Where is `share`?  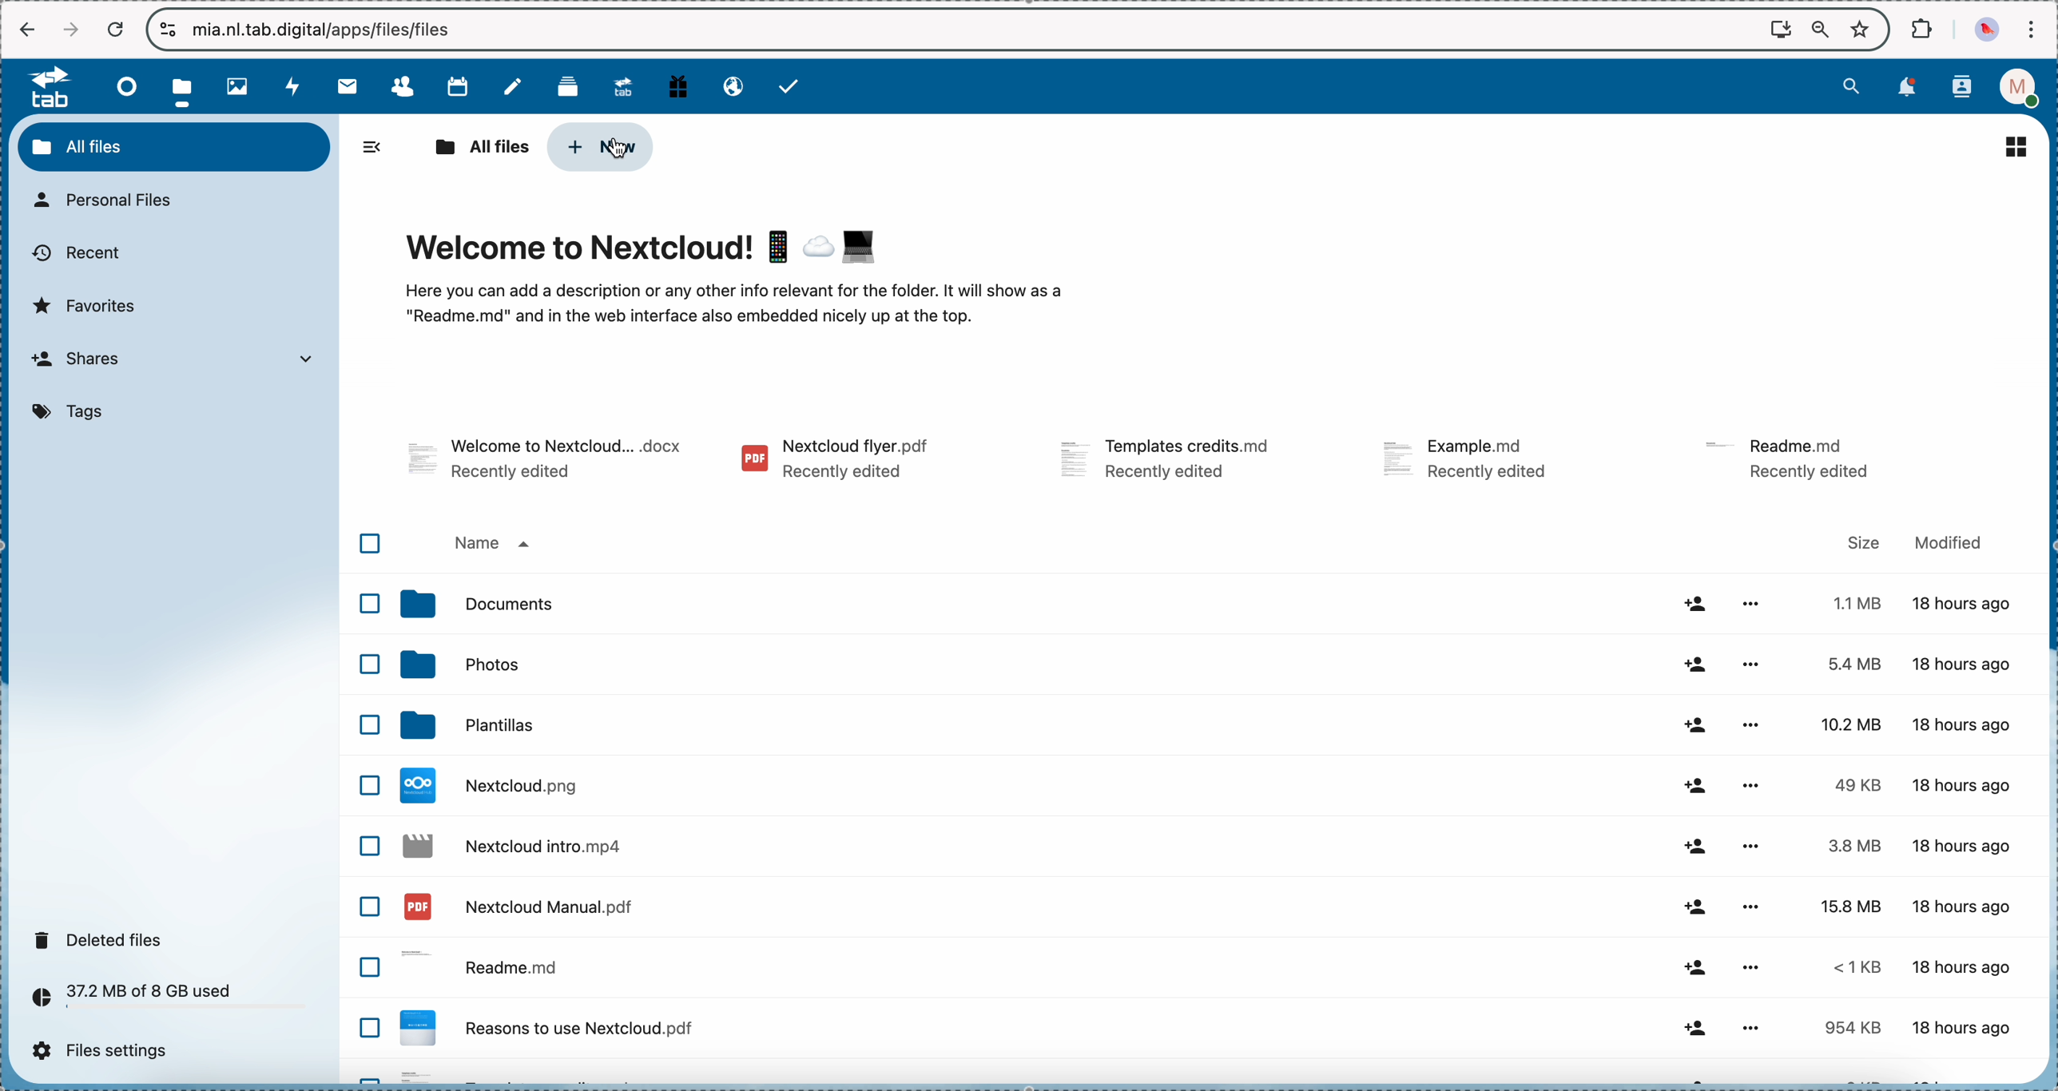
share is located at coordinates (1698, 903).